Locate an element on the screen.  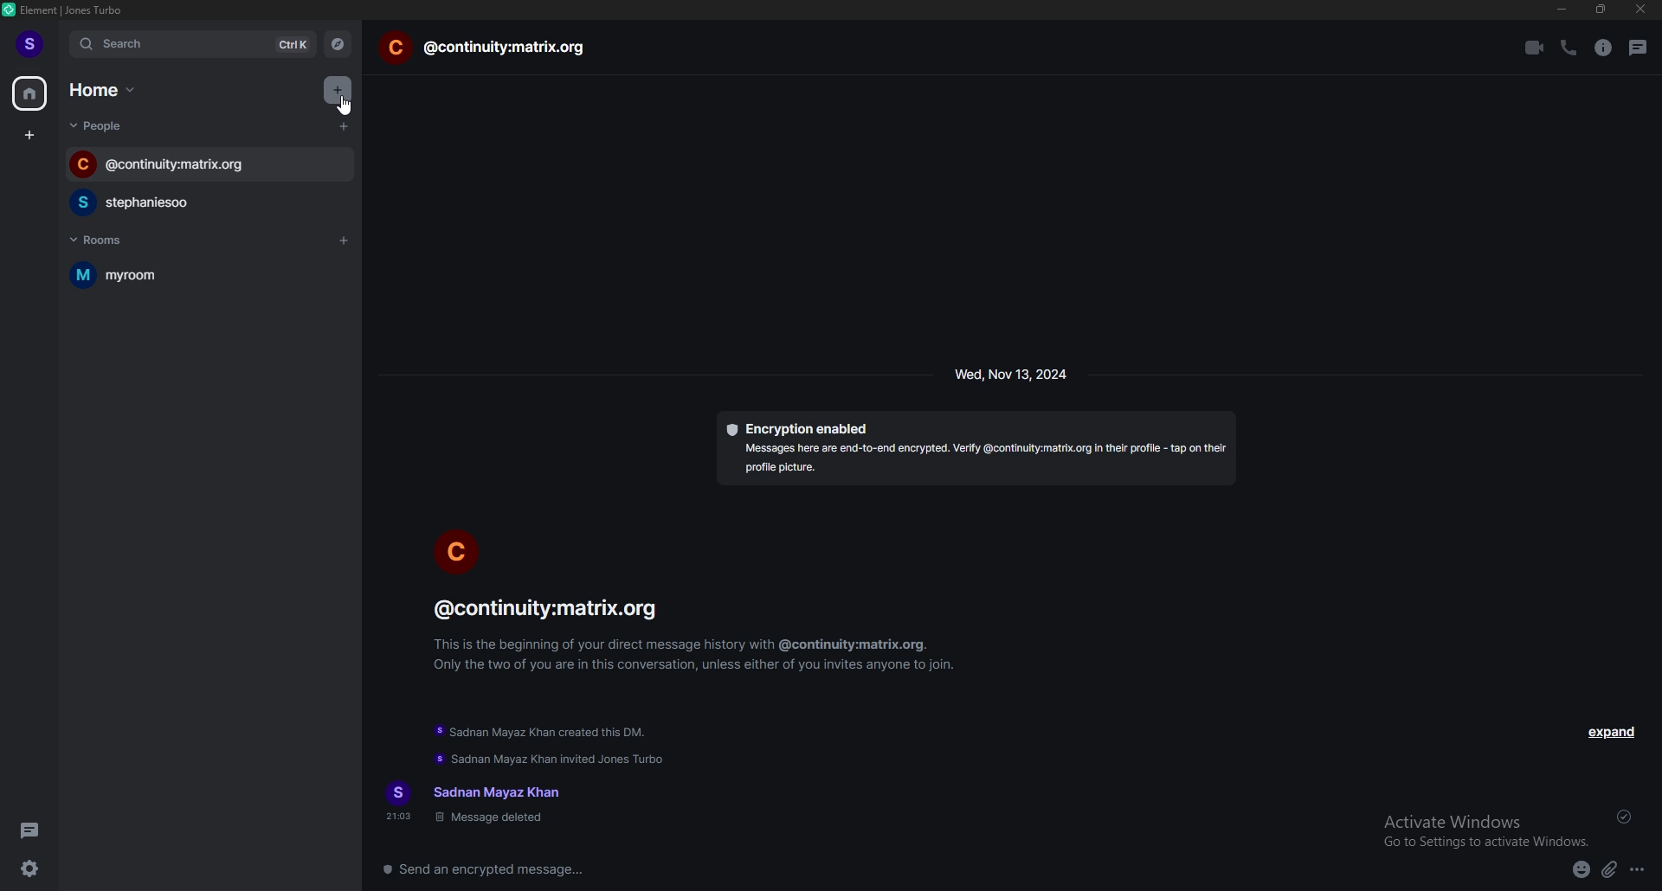
add is located at coordinates (336, 87).